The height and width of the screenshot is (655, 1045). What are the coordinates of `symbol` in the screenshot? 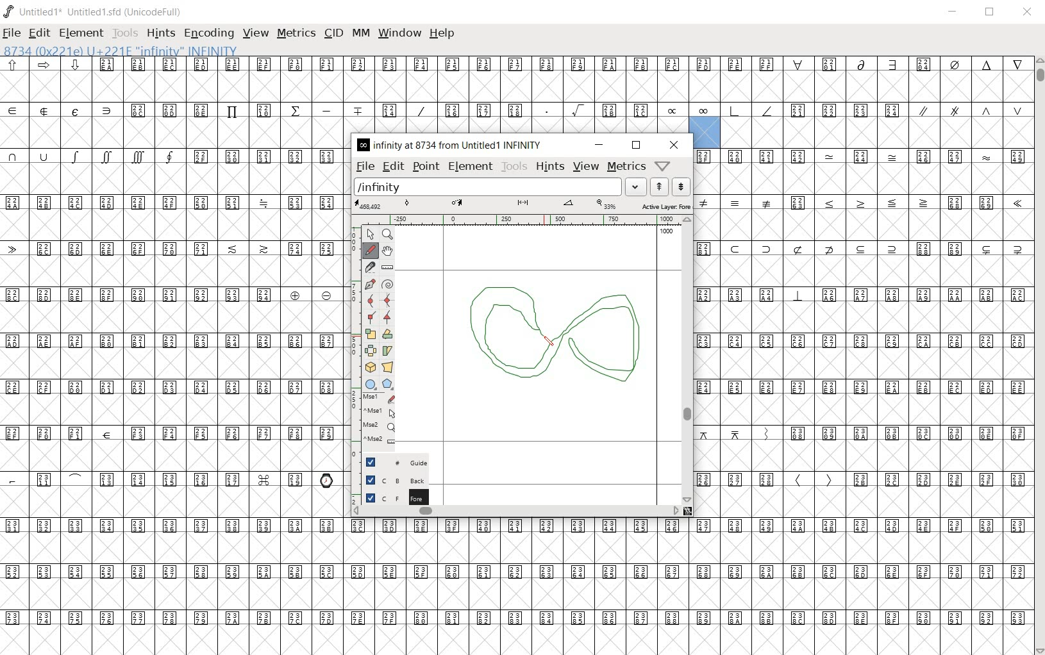 It's located at (798, 295).